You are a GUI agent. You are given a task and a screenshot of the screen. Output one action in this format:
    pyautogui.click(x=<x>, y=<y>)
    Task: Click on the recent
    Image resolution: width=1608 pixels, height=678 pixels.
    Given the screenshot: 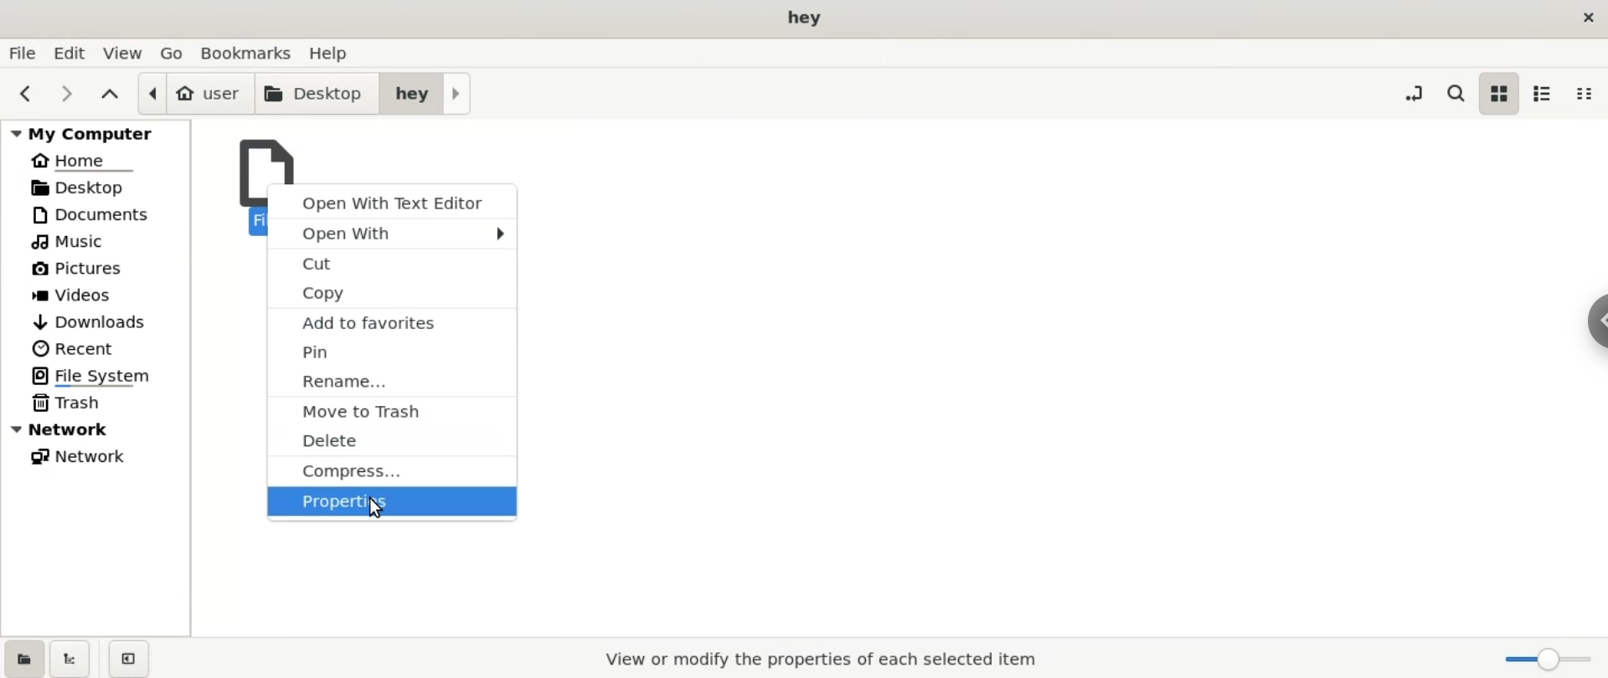 What is the action you would take?
    pyautogui.click(x=96, y=348)
    